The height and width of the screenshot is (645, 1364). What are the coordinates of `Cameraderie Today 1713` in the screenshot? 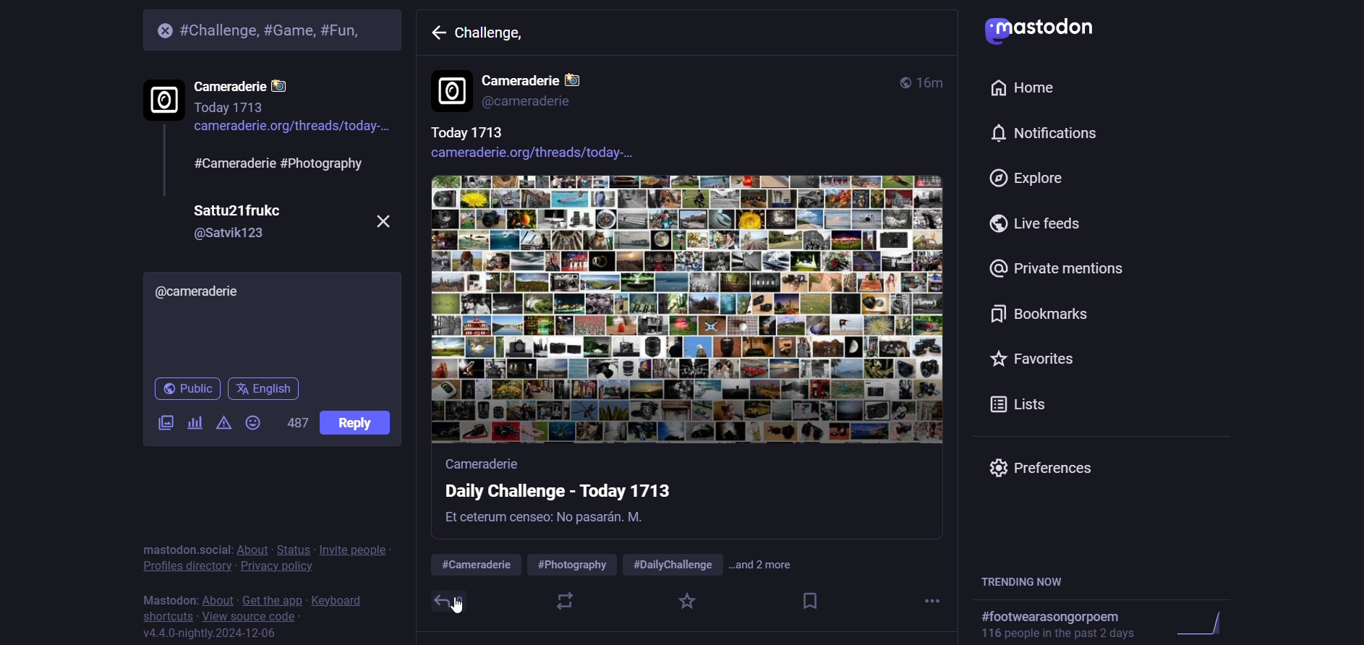 It's located at (257, 89).